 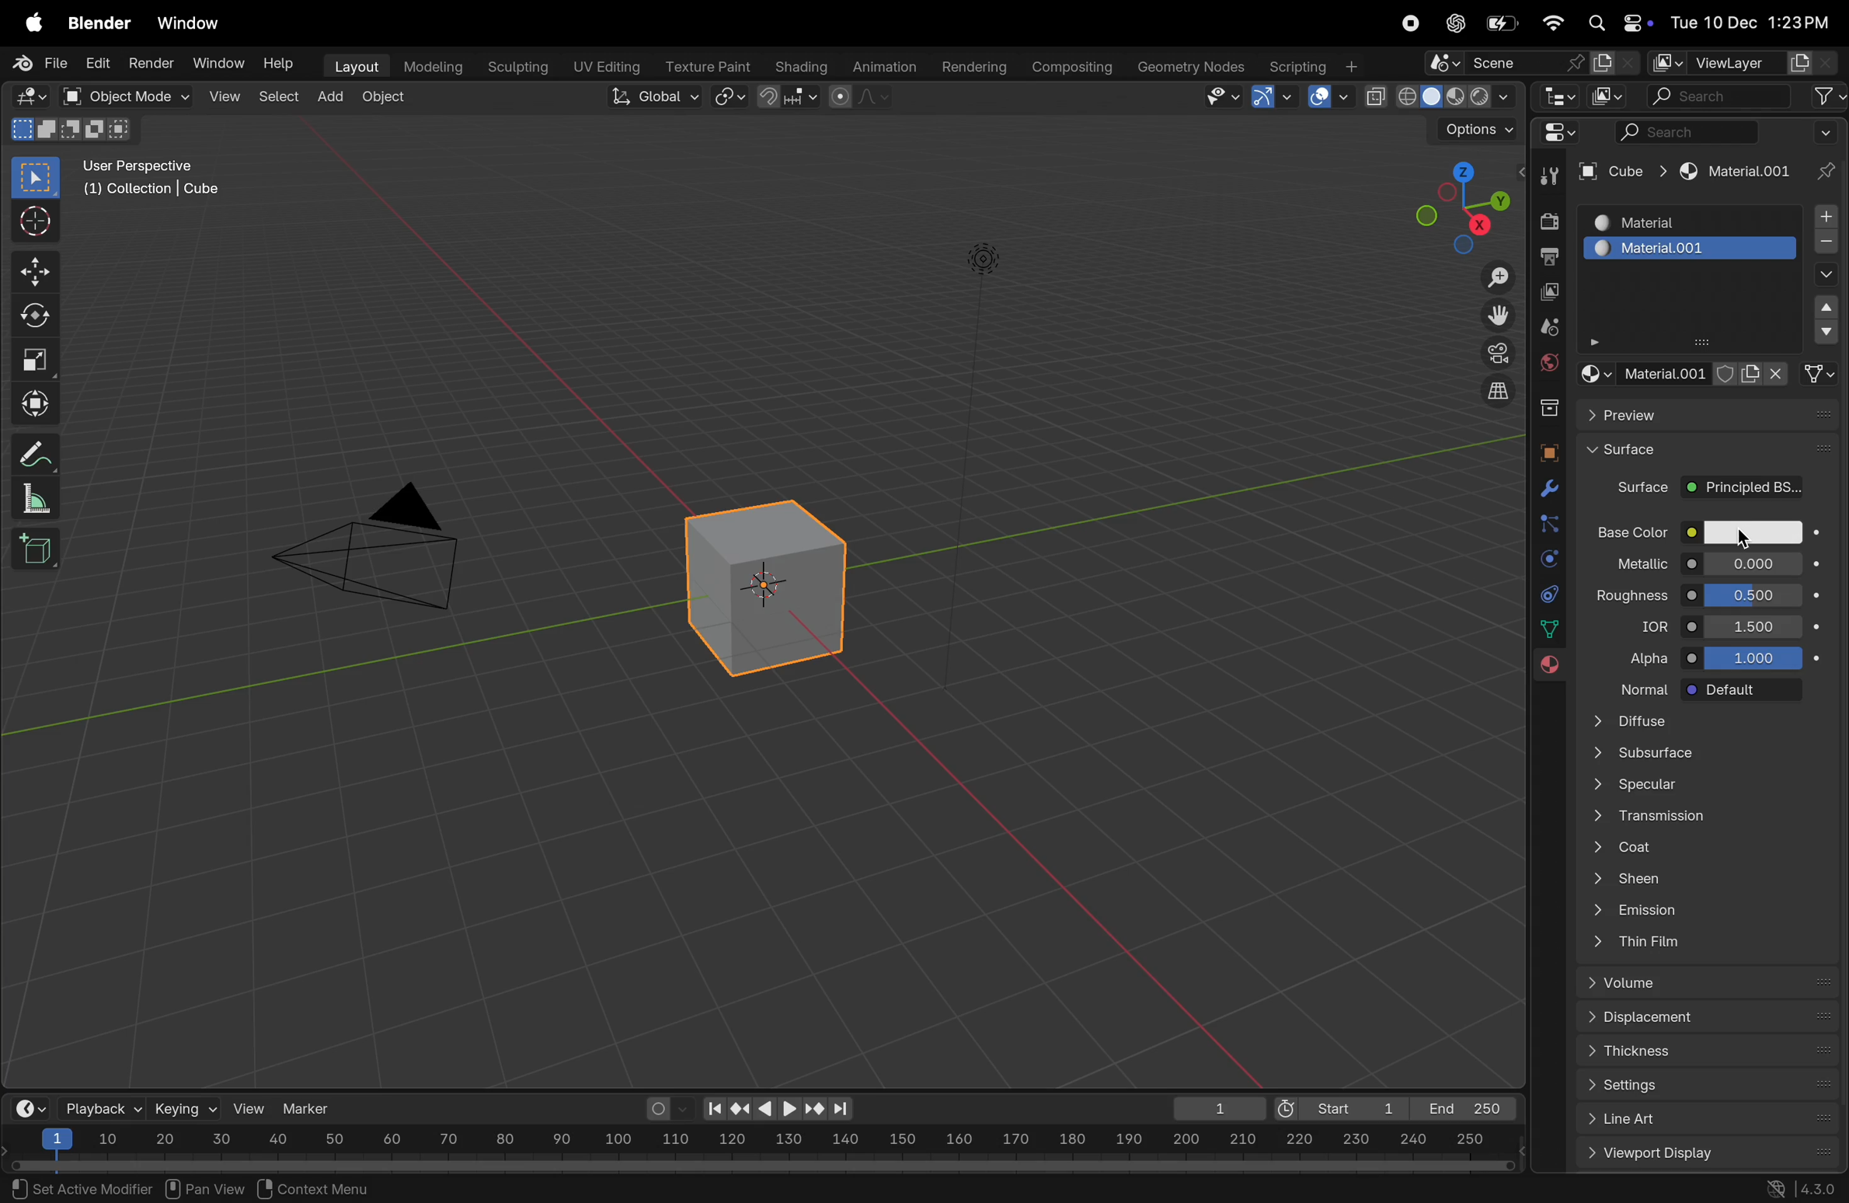 I want to click on render, so click(x=148, y=62).